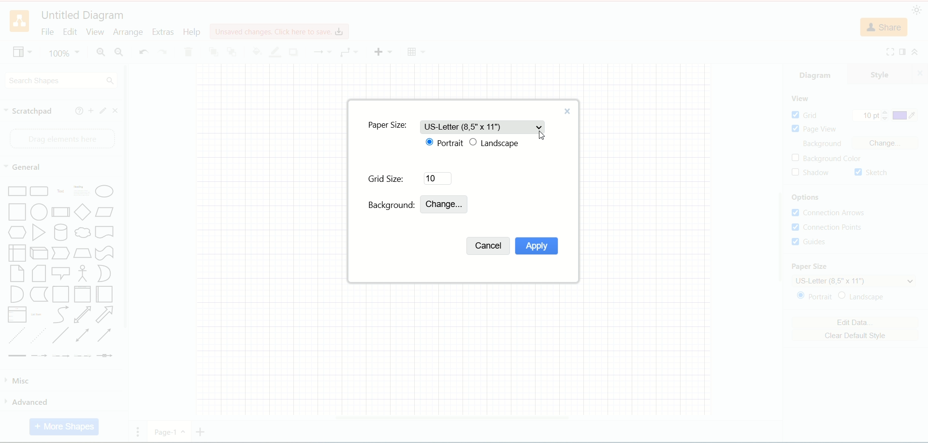  Describe the element at coordinates (919, 53) in the screenshot. I see `collapse/expand` at that location.